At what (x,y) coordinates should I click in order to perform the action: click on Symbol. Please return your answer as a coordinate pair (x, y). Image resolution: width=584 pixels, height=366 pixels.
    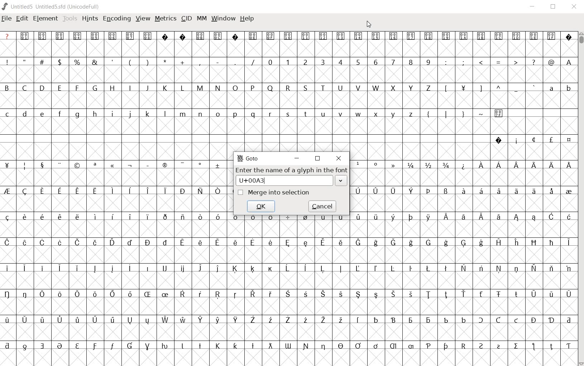
    Looking at the image, I should click on (376, 295).